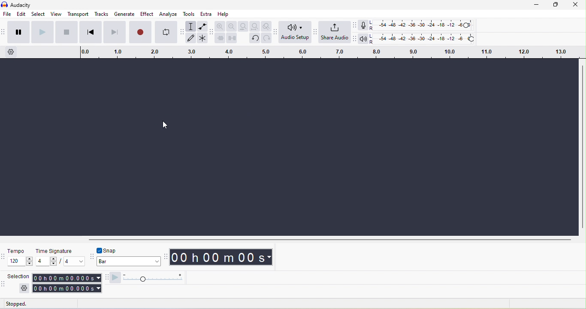 The width and height of the screenshot is (586, 309). What do you see at coordinates (21, 14) in the screenshot?
I see `edit` at bounding box center [21, 14].